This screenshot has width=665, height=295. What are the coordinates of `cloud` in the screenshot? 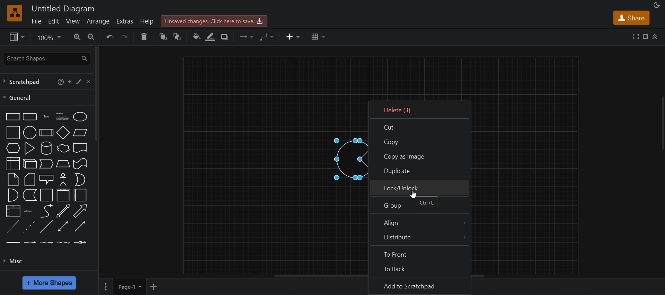 It's located at (62, 148).